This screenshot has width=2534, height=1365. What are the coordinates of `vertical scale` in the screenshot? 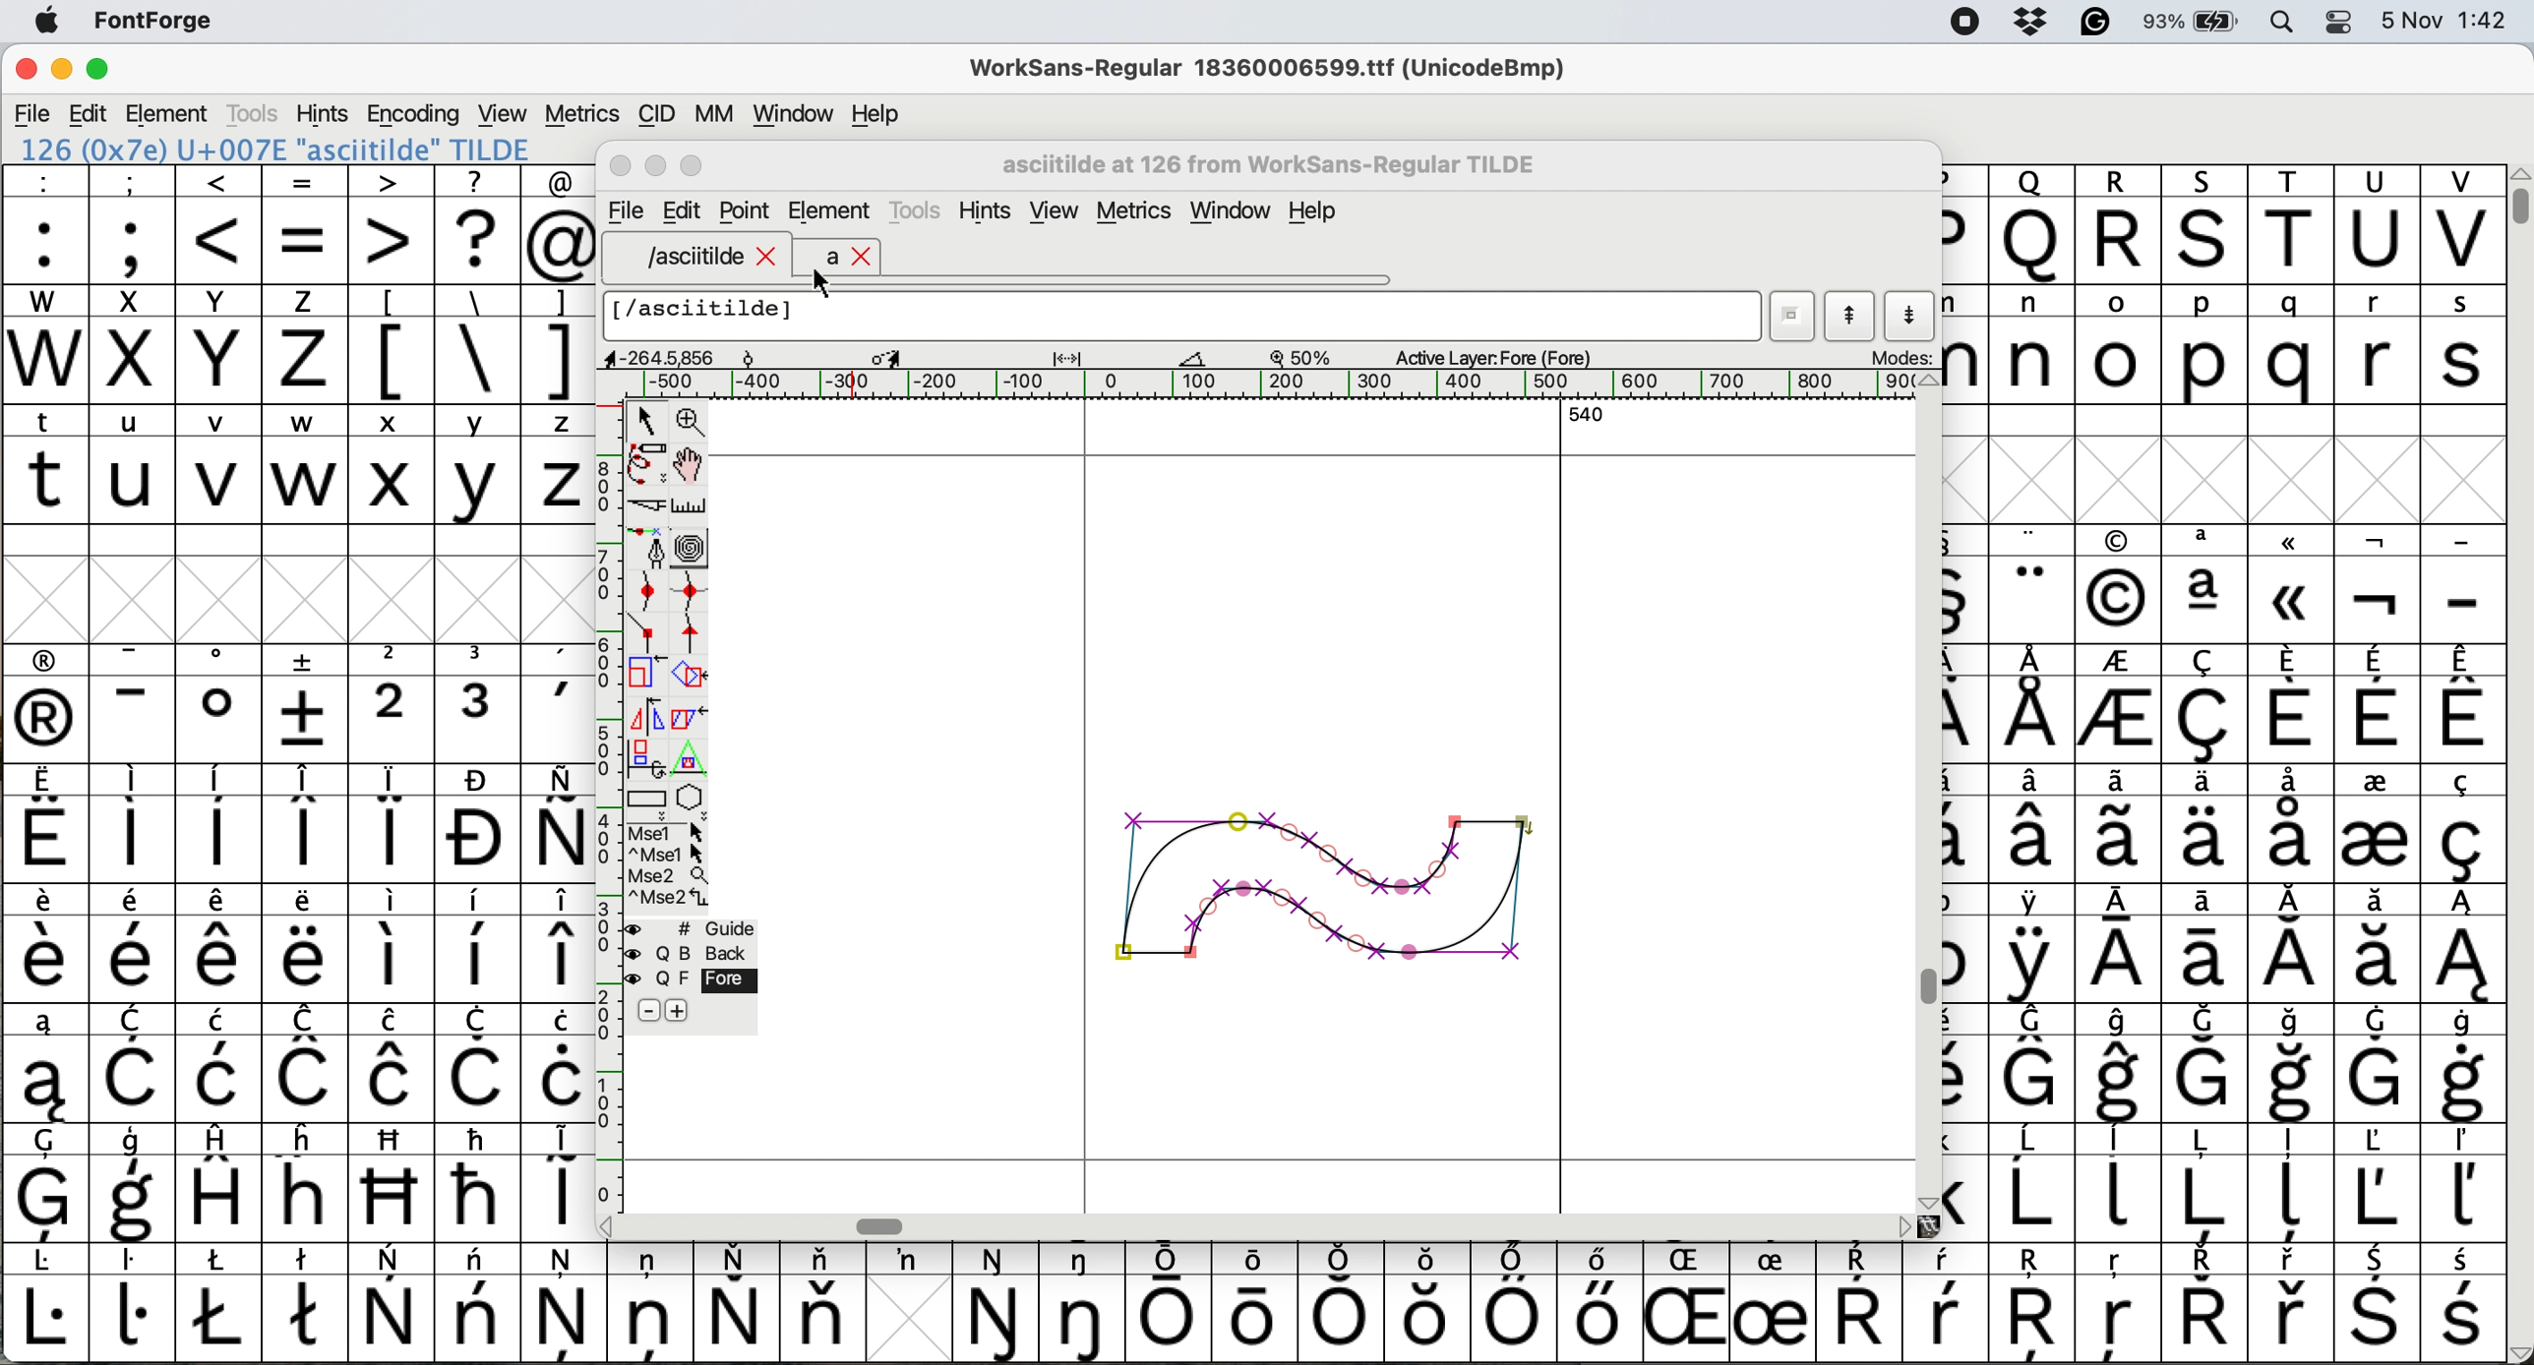 It's located at (607, 784).